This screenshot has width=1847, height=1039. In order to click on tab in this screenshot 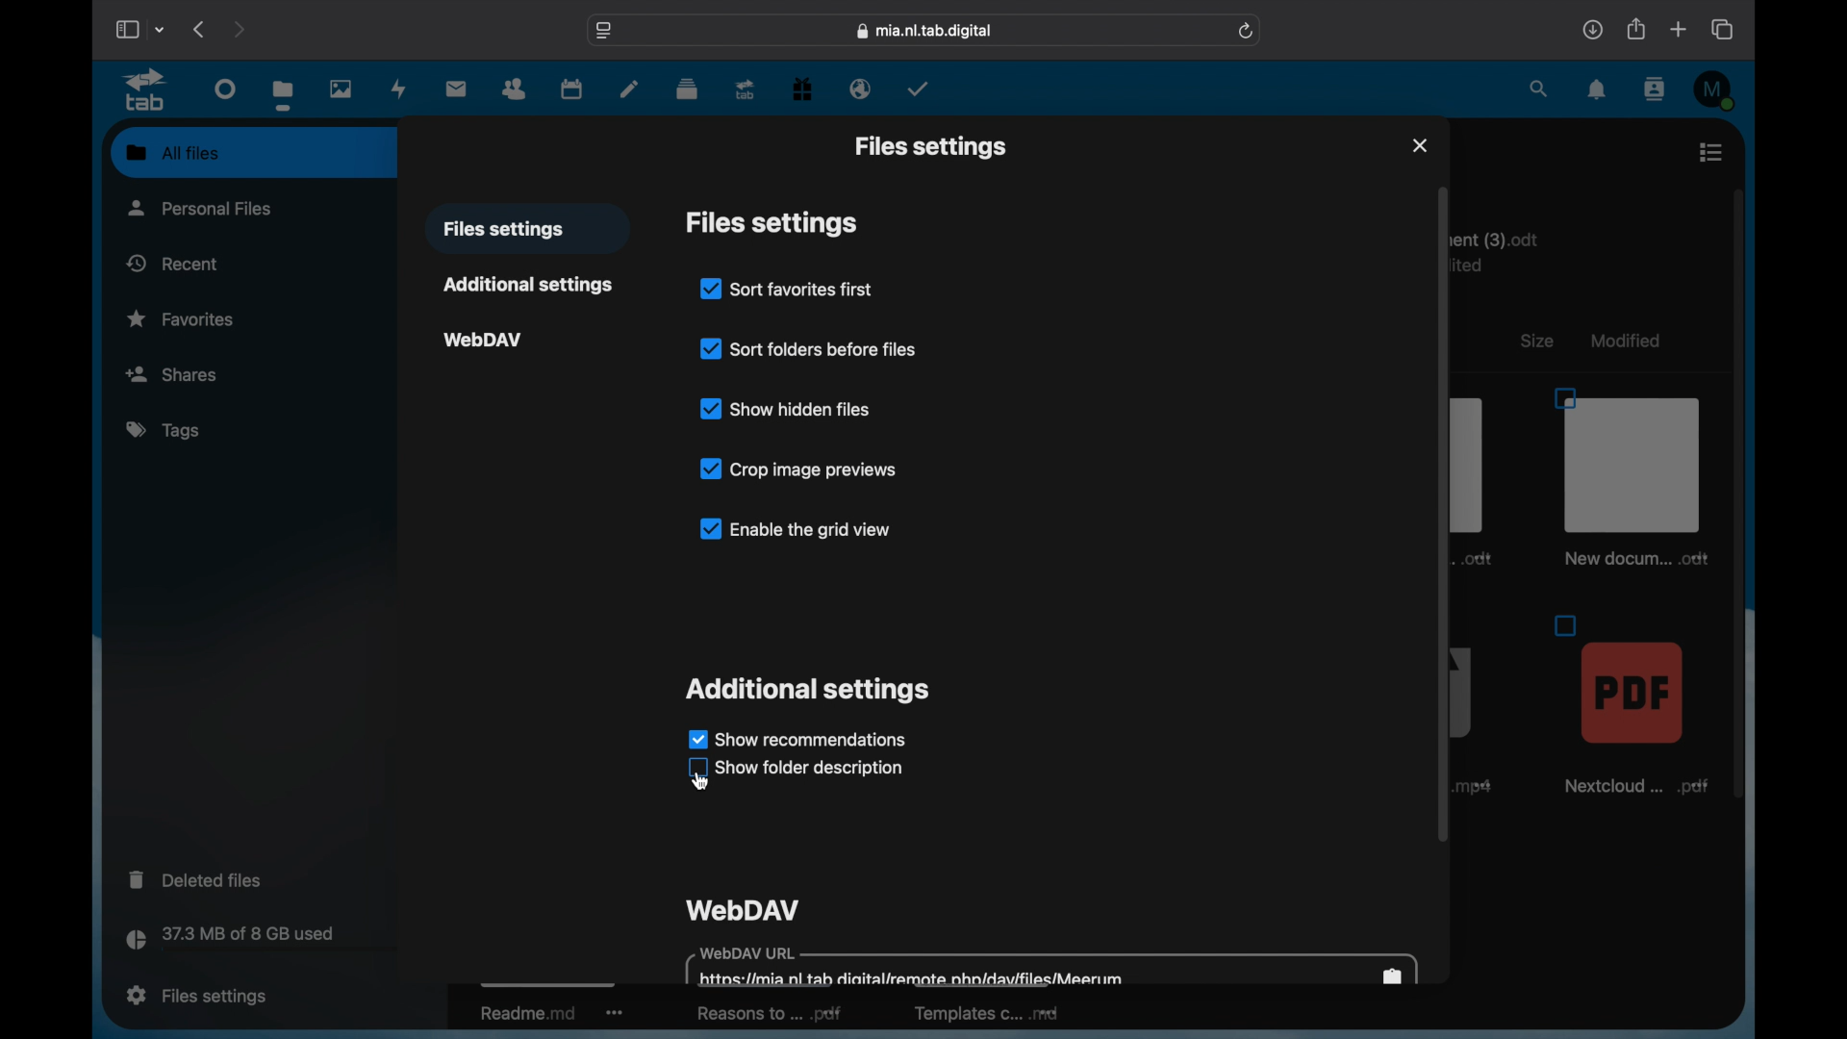, I will do `click(144, 90)`.